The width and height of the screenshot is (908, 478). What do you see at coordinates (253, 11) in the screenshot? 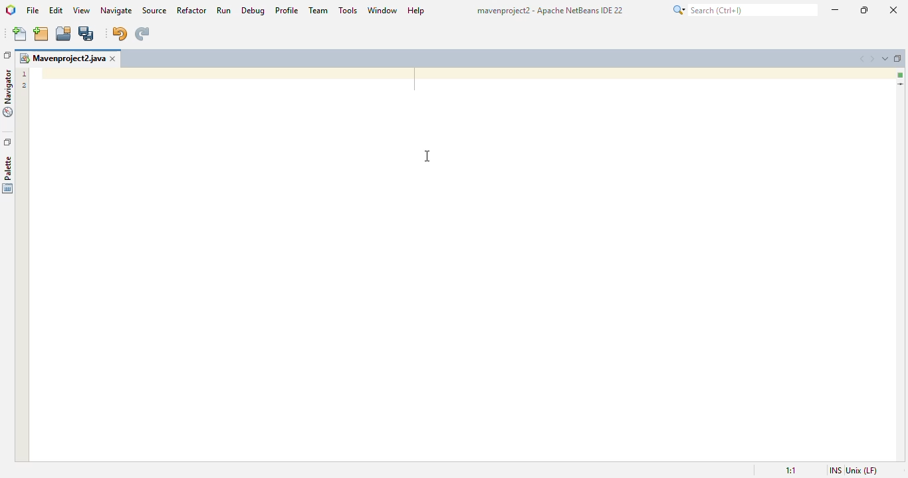
I see `debug` at bounding box center [253, 11].